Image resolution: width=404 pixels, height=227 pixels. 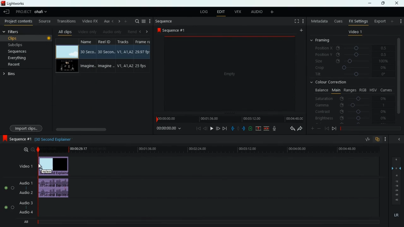 I want to click on more, so click(x=312, y=128).